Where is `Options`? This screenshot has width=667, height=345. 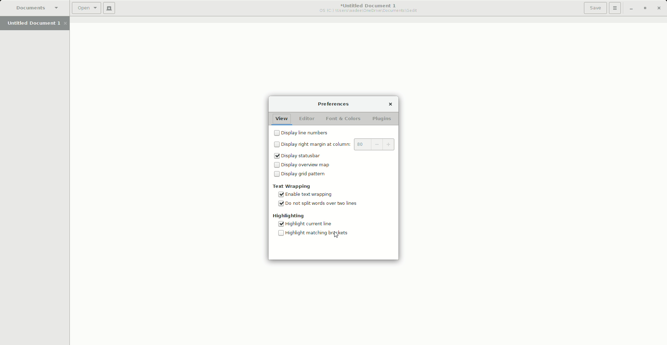 Options is located at coordinates (614, 8).